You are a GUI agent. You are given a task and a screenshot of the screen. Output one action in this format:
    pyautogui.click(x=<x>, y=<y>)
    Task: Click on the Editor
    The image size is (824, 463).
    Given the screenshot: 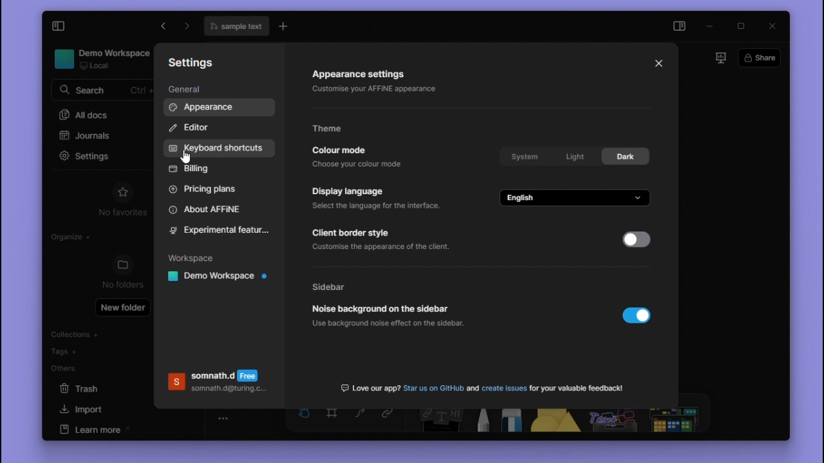 What is the action you would take?
    pyautogui.click(x=194, y=129)
    